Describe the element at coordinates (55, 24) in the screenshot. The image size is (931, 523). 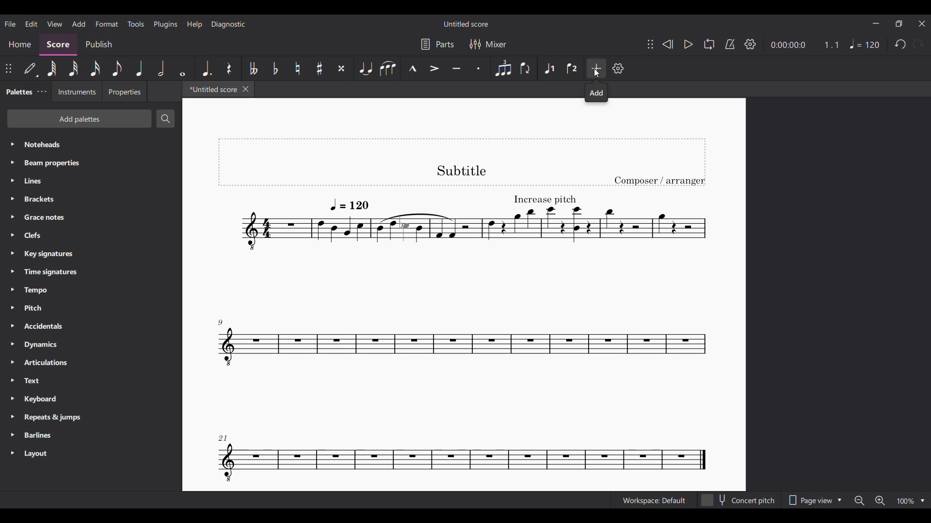
I see `View menu ` at that location.